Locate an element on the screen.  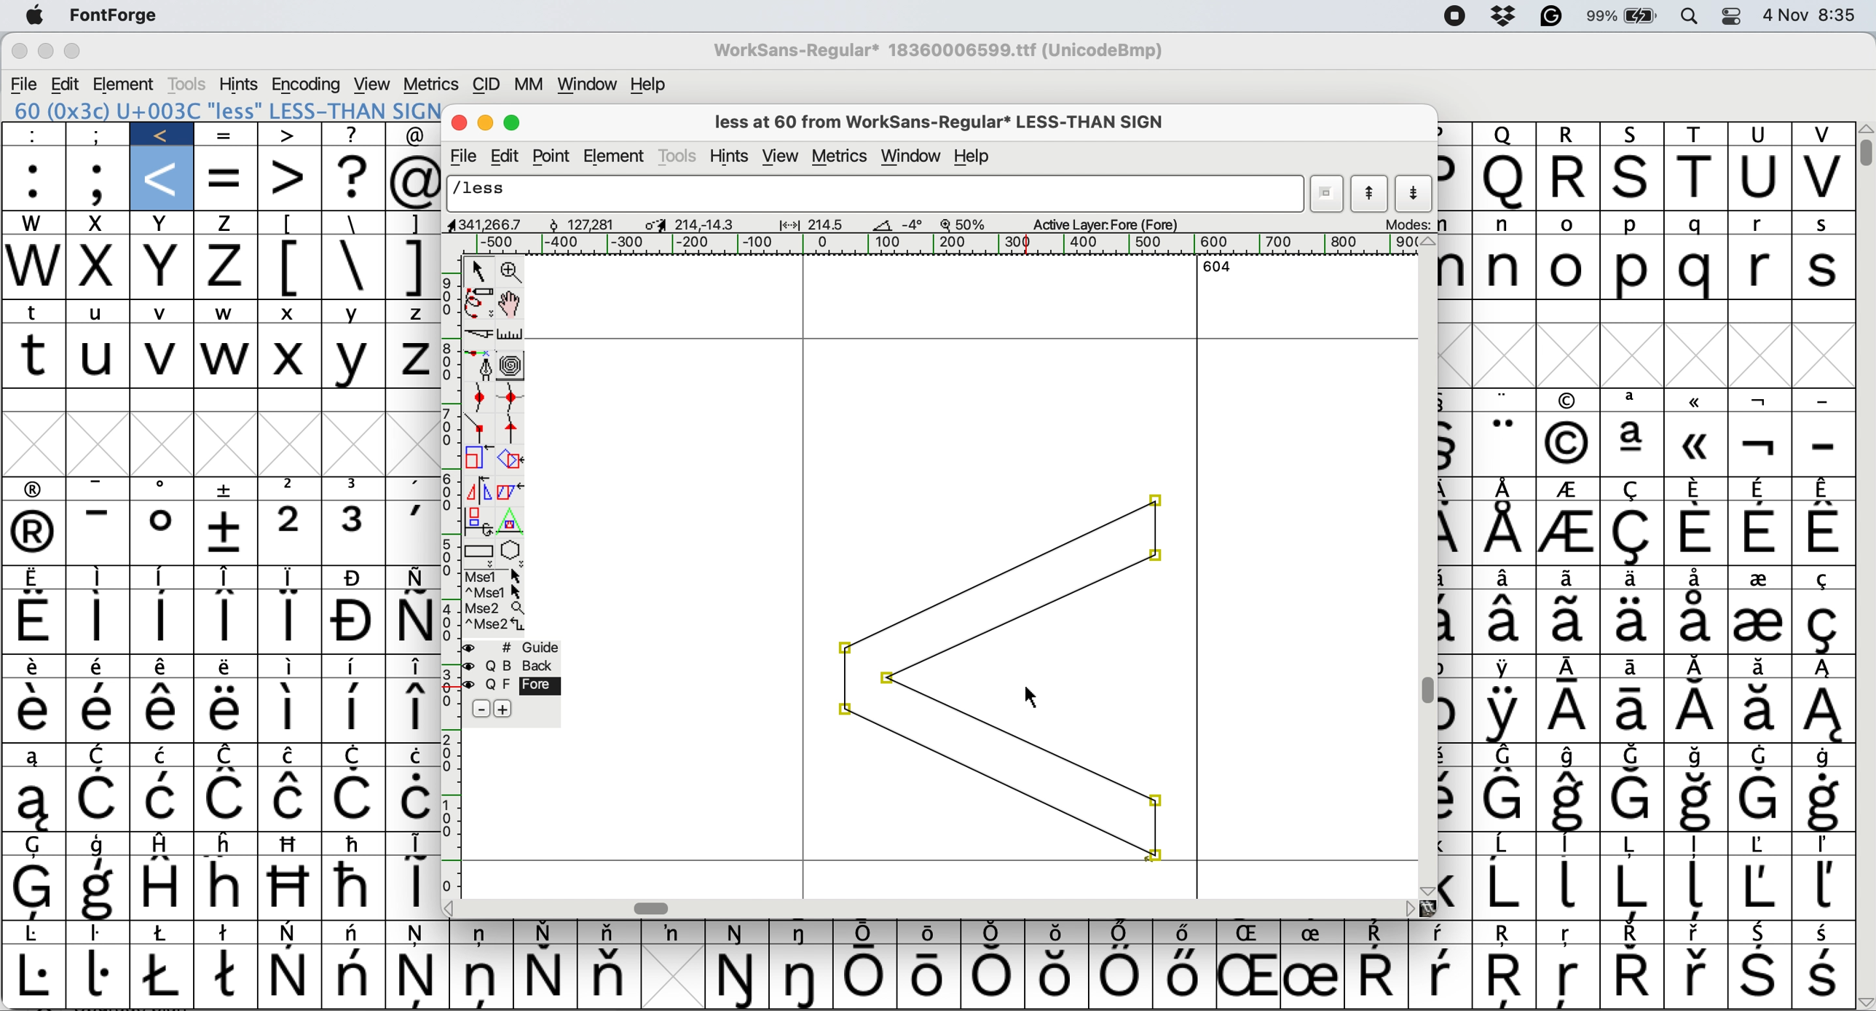
rotate the selection is located at coordinates (510, 460).